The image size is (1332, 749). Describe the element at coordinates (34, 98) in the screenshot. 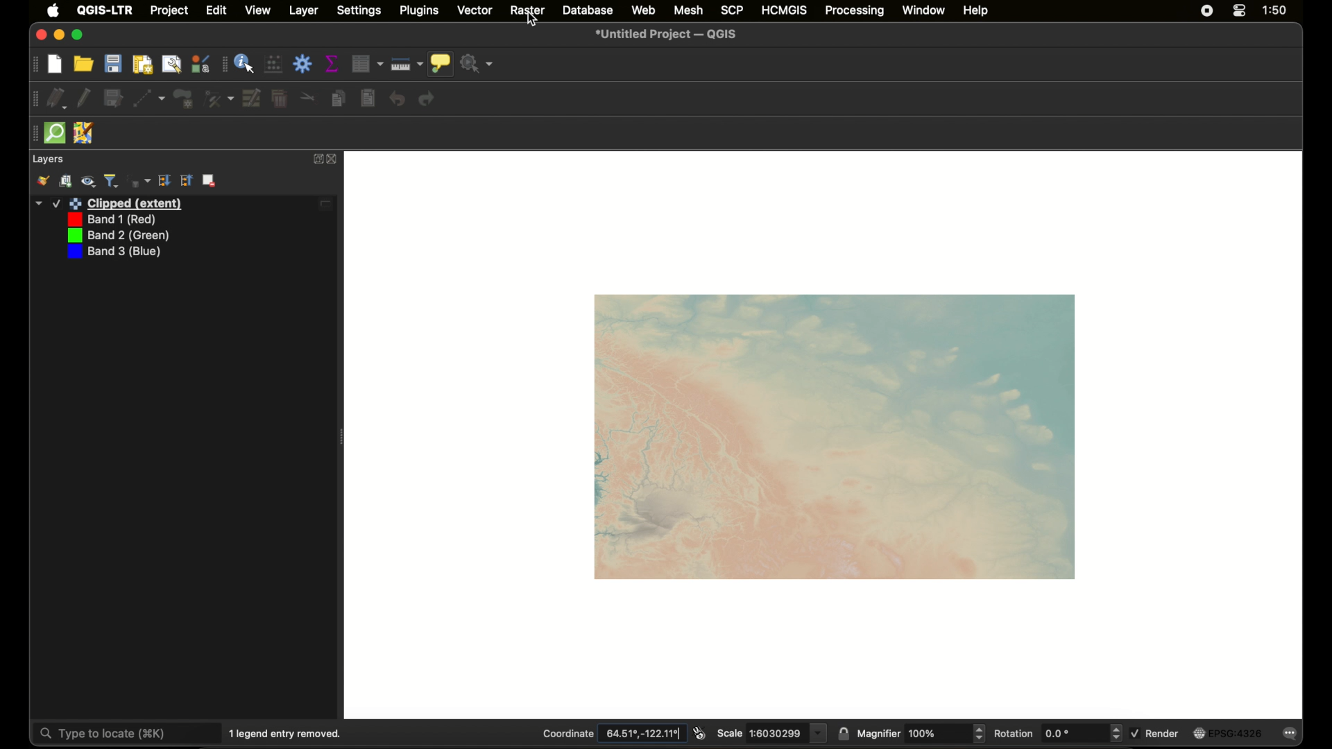

I see `drag handke` at that location.